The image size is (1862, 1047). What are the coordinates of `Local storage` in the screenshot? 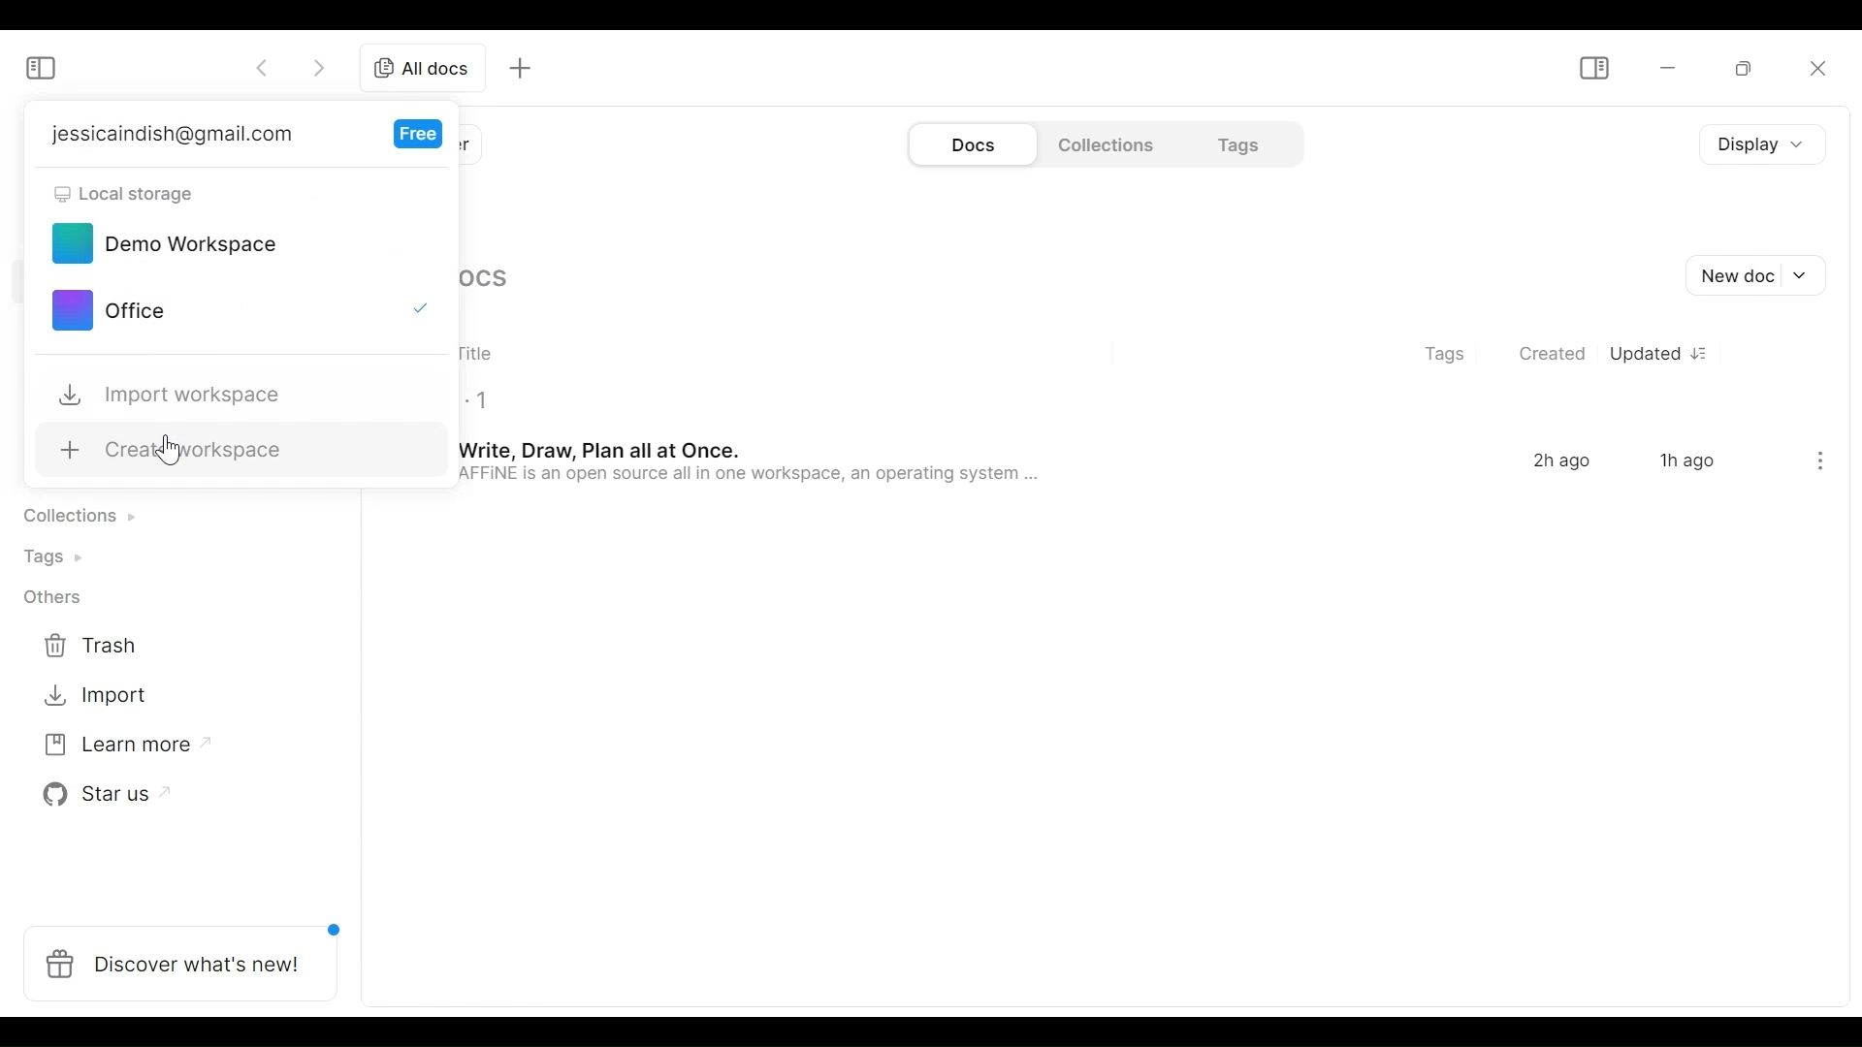 It's located at (126, 191).